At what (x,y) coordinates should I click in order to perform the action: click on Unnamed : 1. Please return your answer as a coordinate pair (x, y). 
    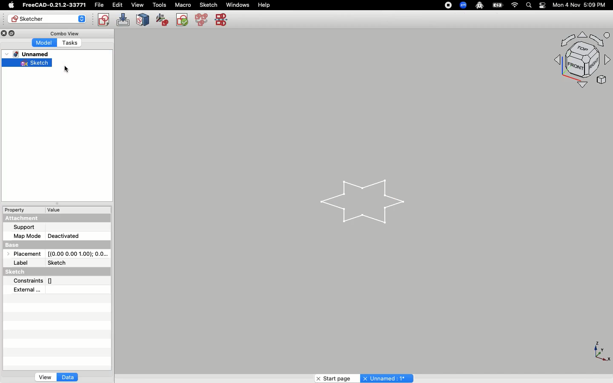
    Looking at the image, I should click on (387, 377).